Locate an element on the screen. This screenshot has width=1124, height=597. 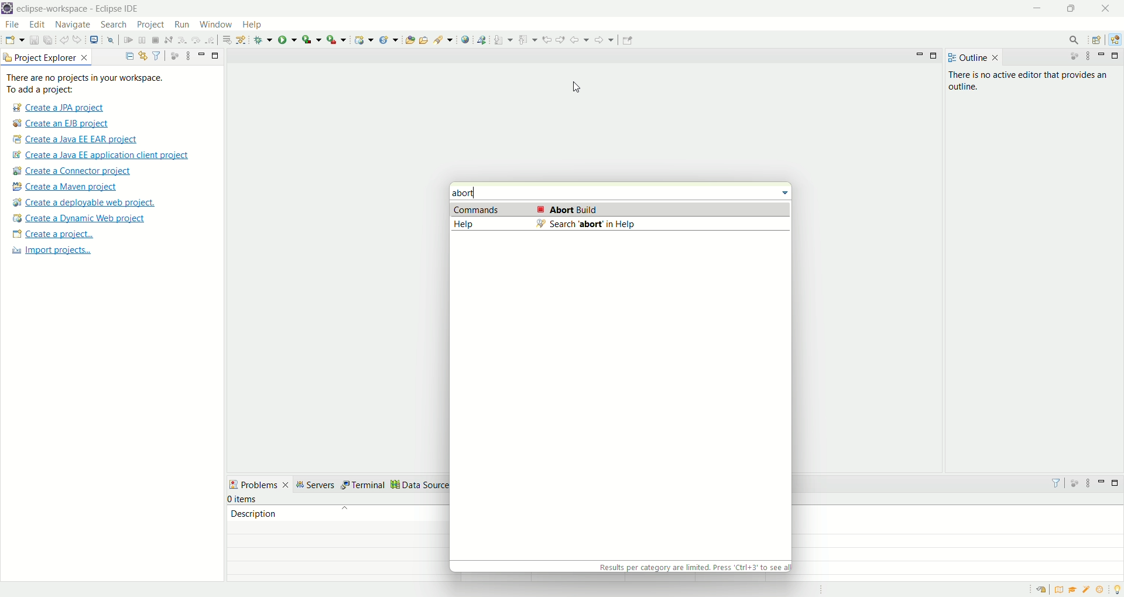
search is located at coordinates (1077, 40).